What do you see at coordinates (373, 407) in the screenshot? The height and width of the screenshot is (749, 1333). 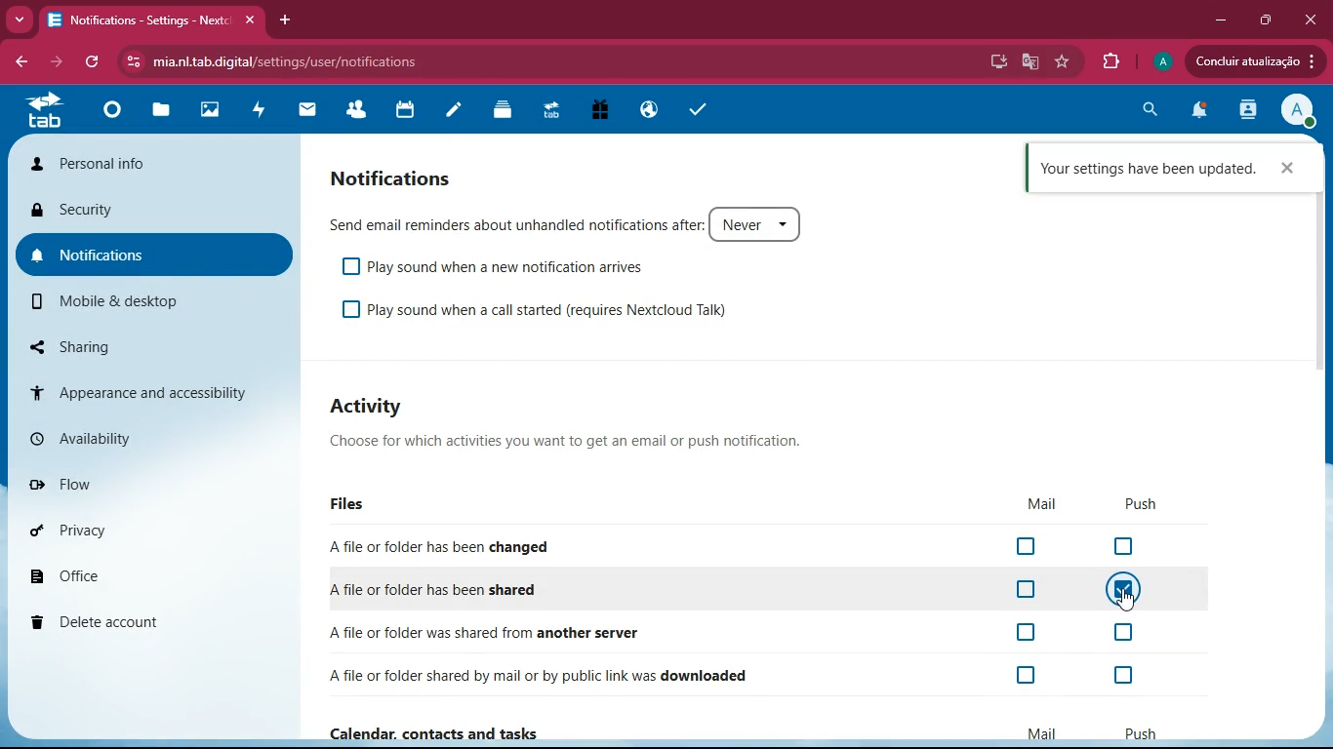 I see `activity` at bounding box center [373, 407].